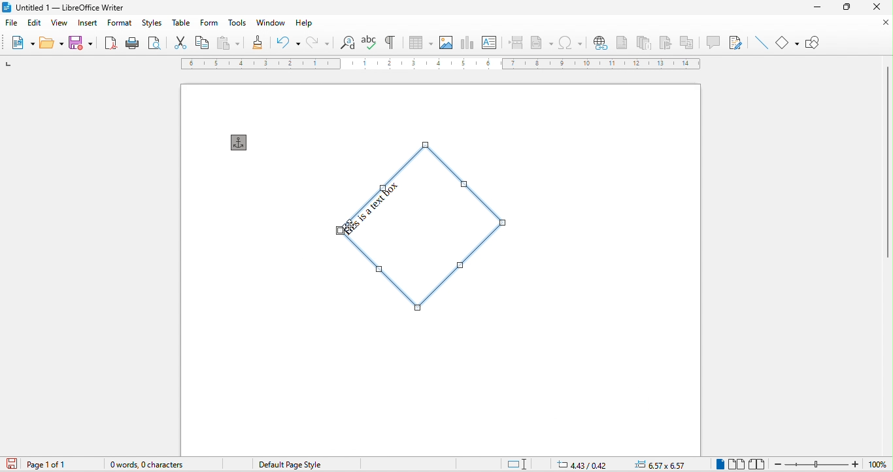 This screenshot has width=893, height=472. I want to click on Rotated the text box by 45 degree, so click(428, 228).